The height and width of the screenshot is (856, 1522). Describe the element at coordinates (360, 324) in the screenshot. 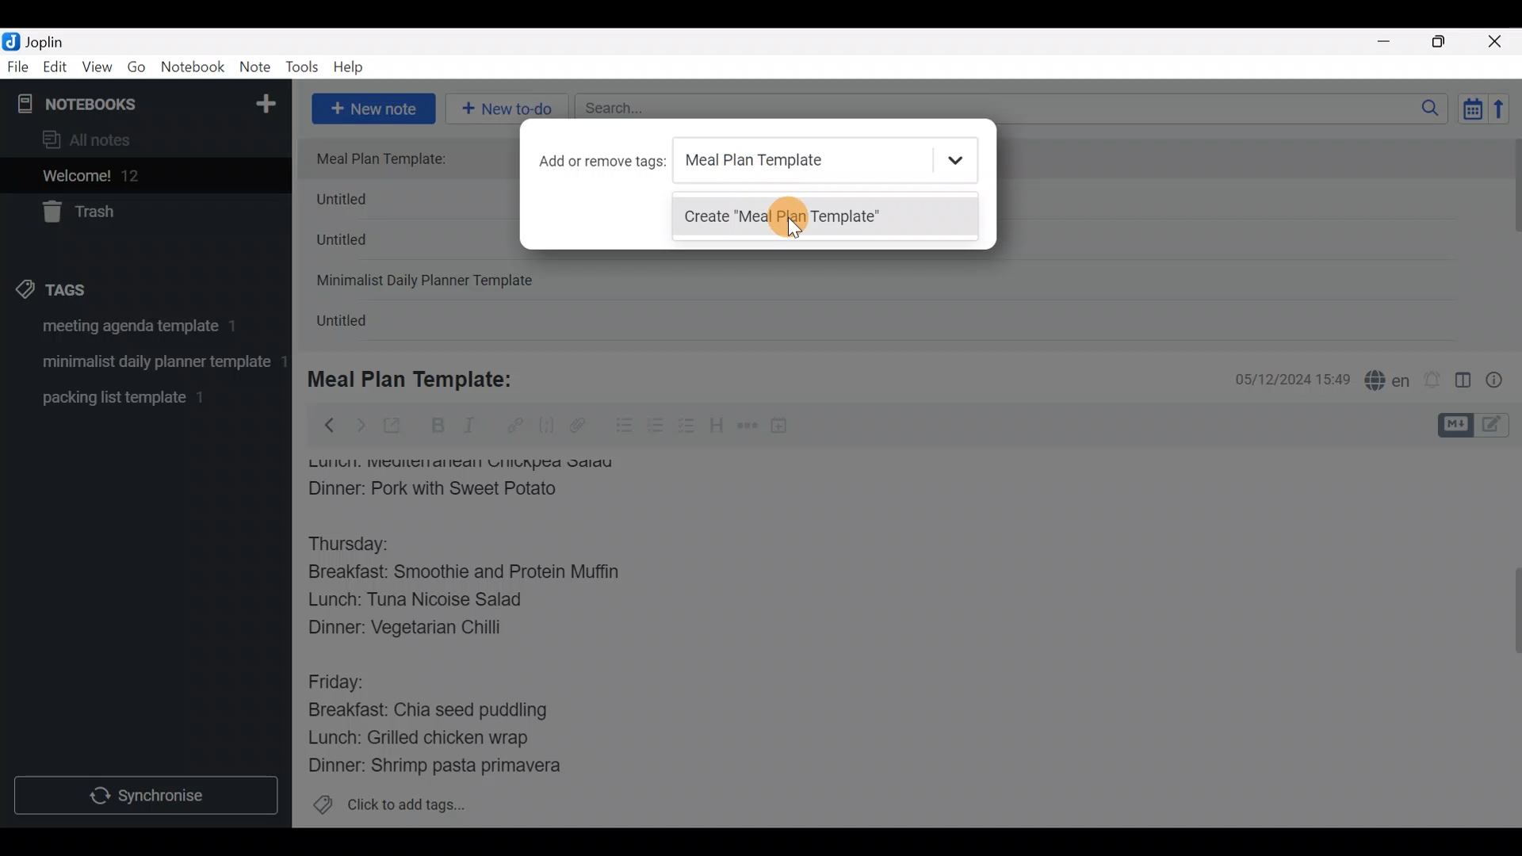

I see `Untitled` at that location.